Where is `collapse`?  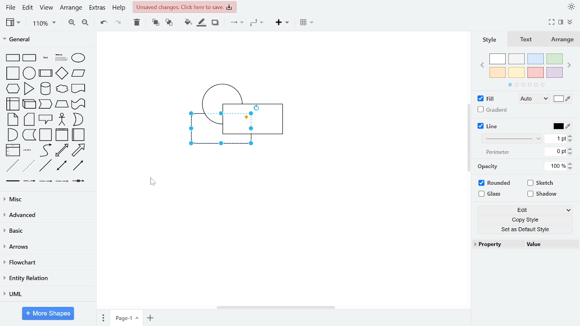
collapse is located at coordinates (571, 21).